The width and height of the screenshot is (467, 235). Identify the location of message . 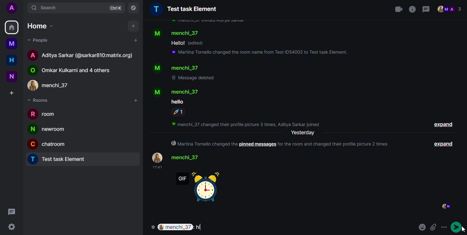
(198, 227).